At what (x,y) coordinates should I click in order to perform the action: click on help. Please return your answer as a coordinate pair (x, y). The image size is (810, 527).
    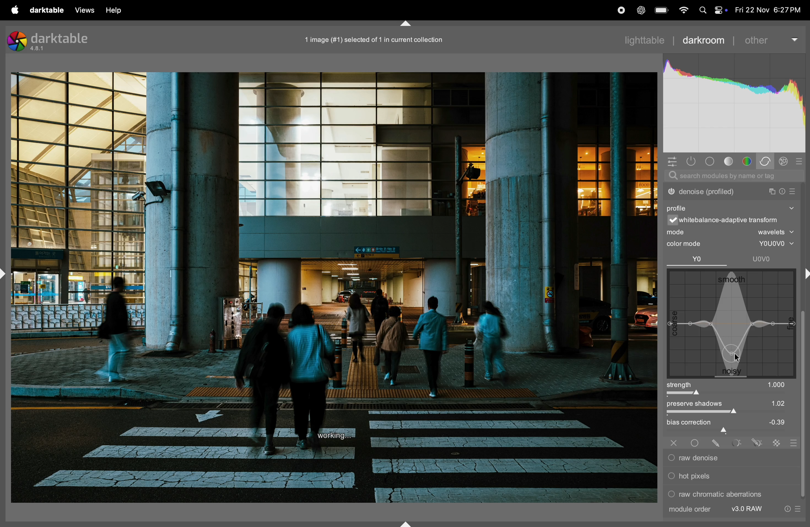
    Looking at the image, I should click on (117, 11).